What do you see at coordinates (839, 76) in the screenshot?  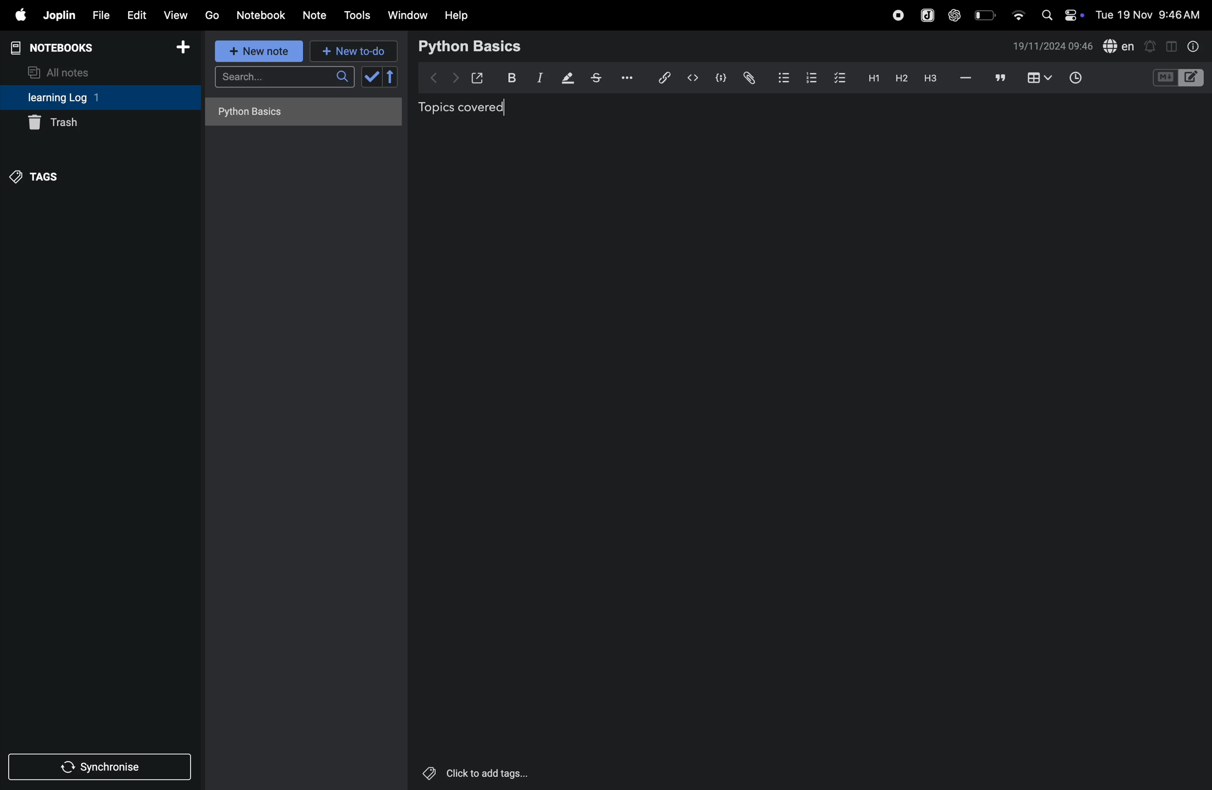 I see `checkbox` at bounding box center [839, 76].